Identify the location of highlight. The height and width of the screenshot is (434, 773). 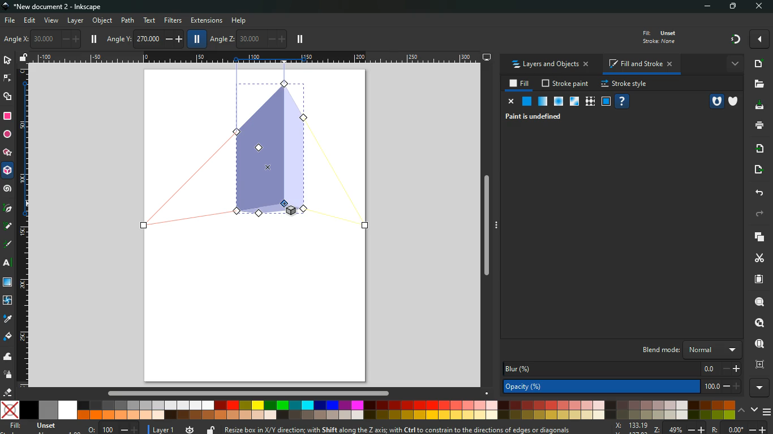
(8, 245).